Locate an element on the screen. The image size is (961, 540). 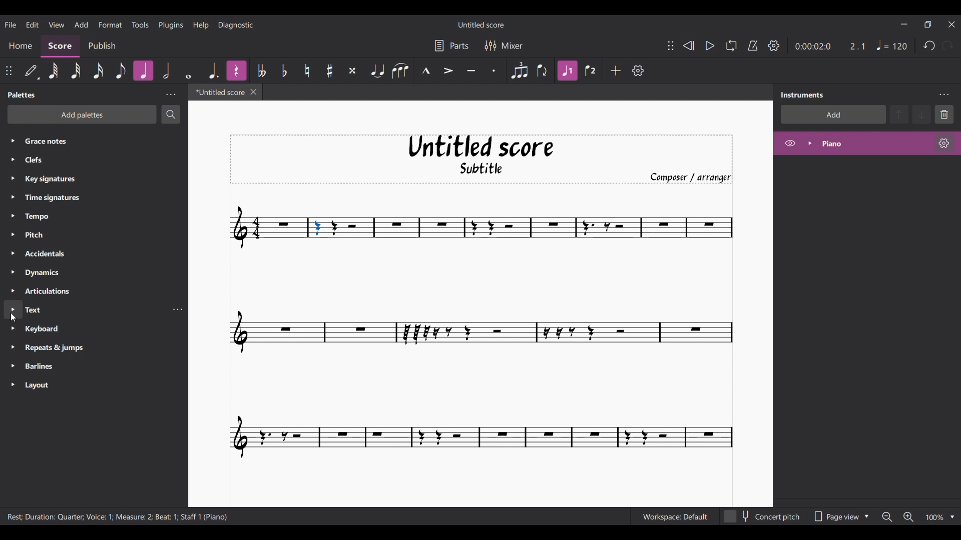
Workspace: Default is located at coordinates (675, 516).